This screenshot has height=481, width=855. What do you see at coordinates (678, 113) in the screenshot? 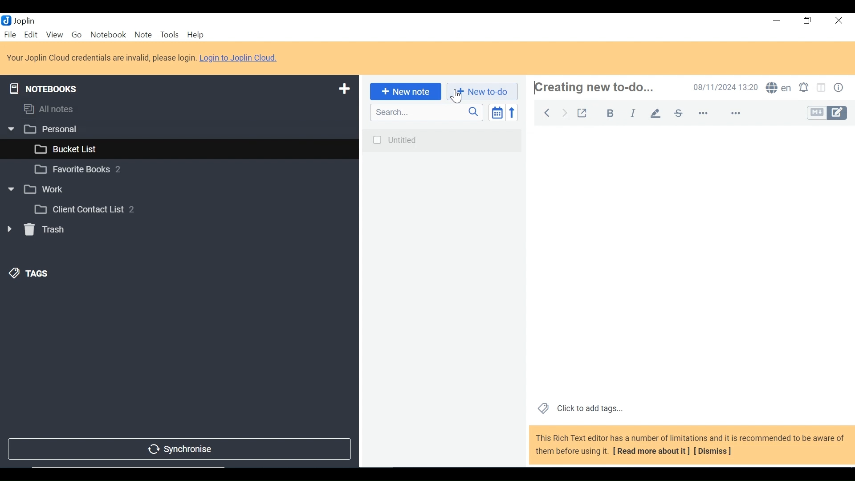
I see `Strikethrough` at bounding box center [678, 113].